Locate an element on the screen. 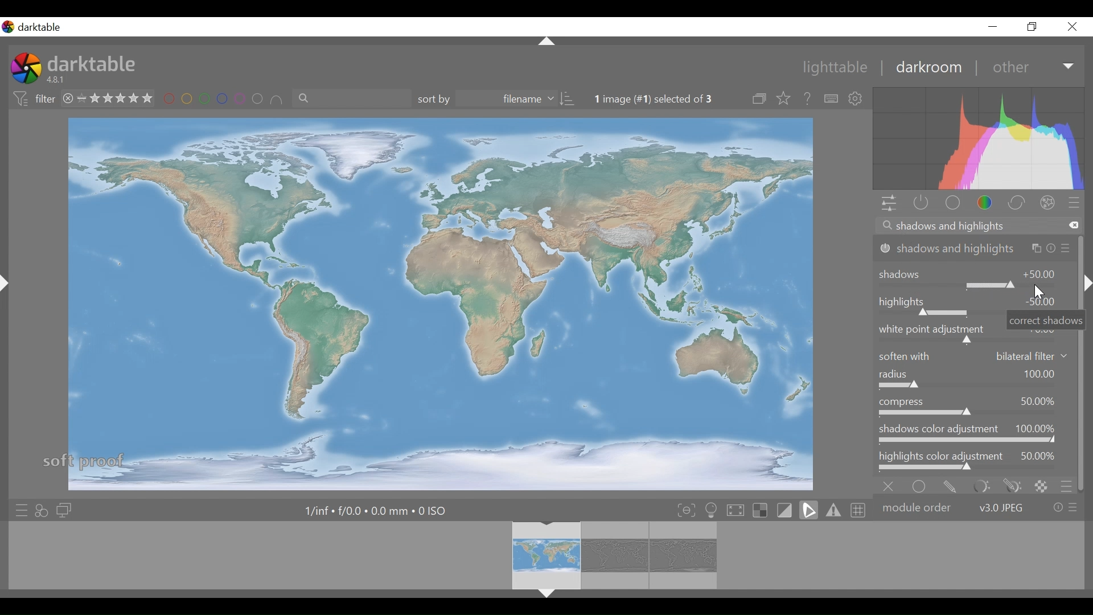  raster mask  is located at coordinates (1041, 485).